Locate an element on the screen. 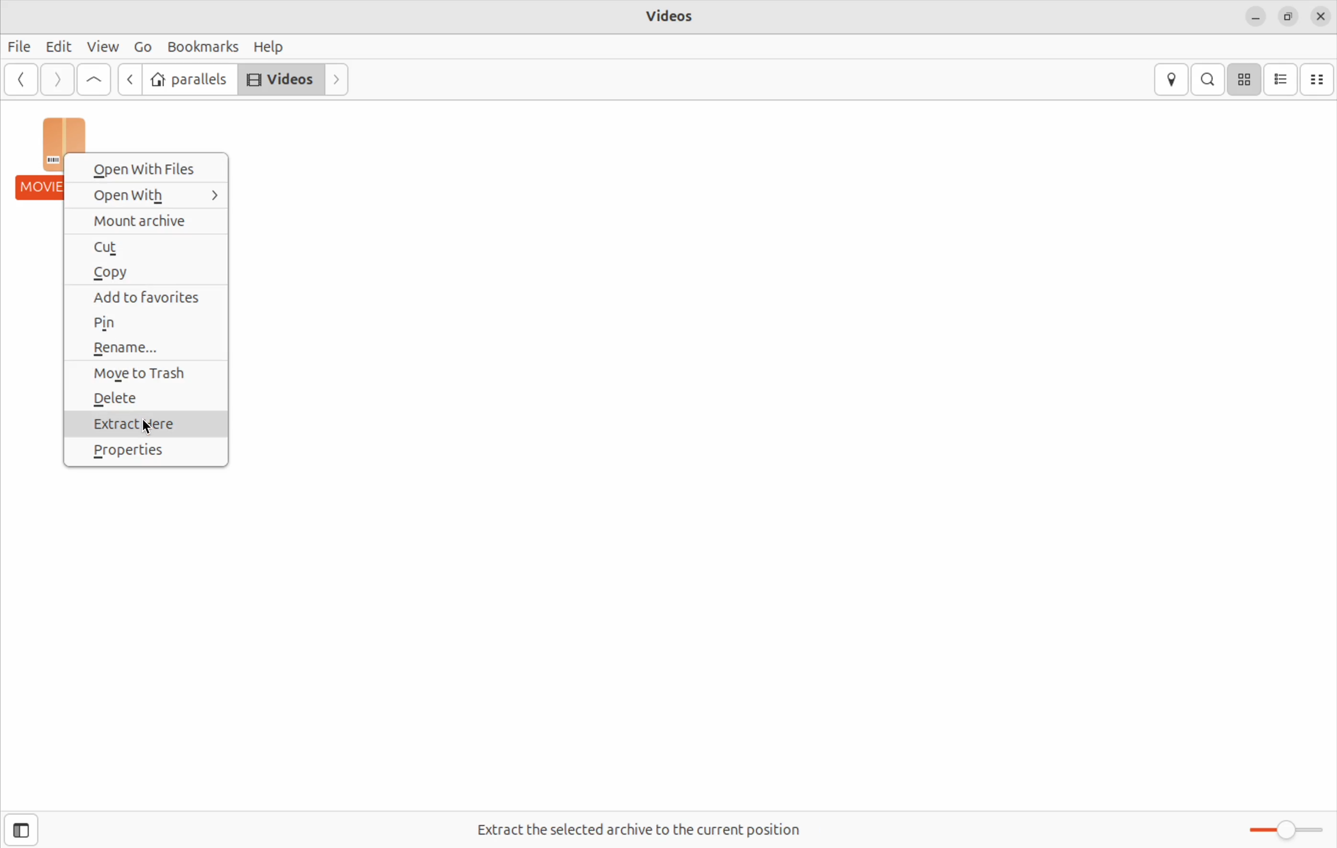 The image size is (1337, 848). Go next is located at coordinates (56, 79).